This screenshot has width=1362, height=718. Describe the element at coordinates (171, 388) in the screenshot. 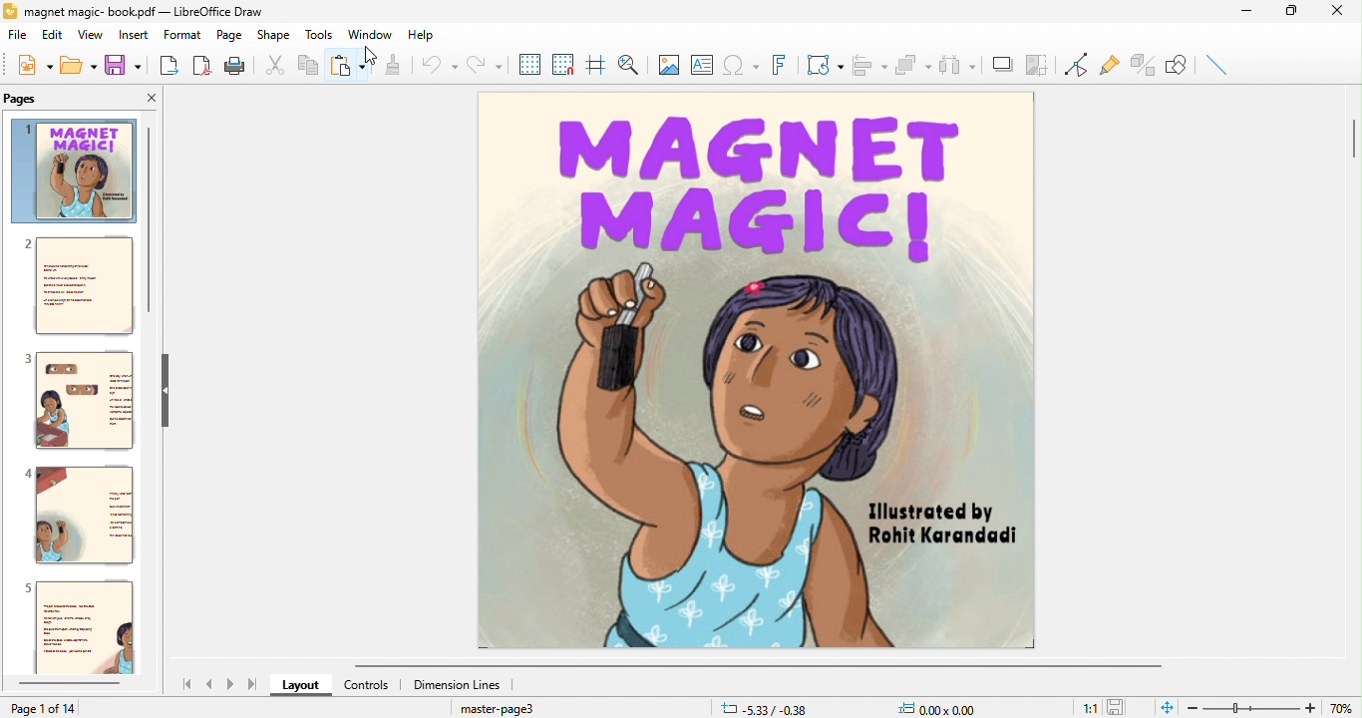

I see `Hide` at that location.